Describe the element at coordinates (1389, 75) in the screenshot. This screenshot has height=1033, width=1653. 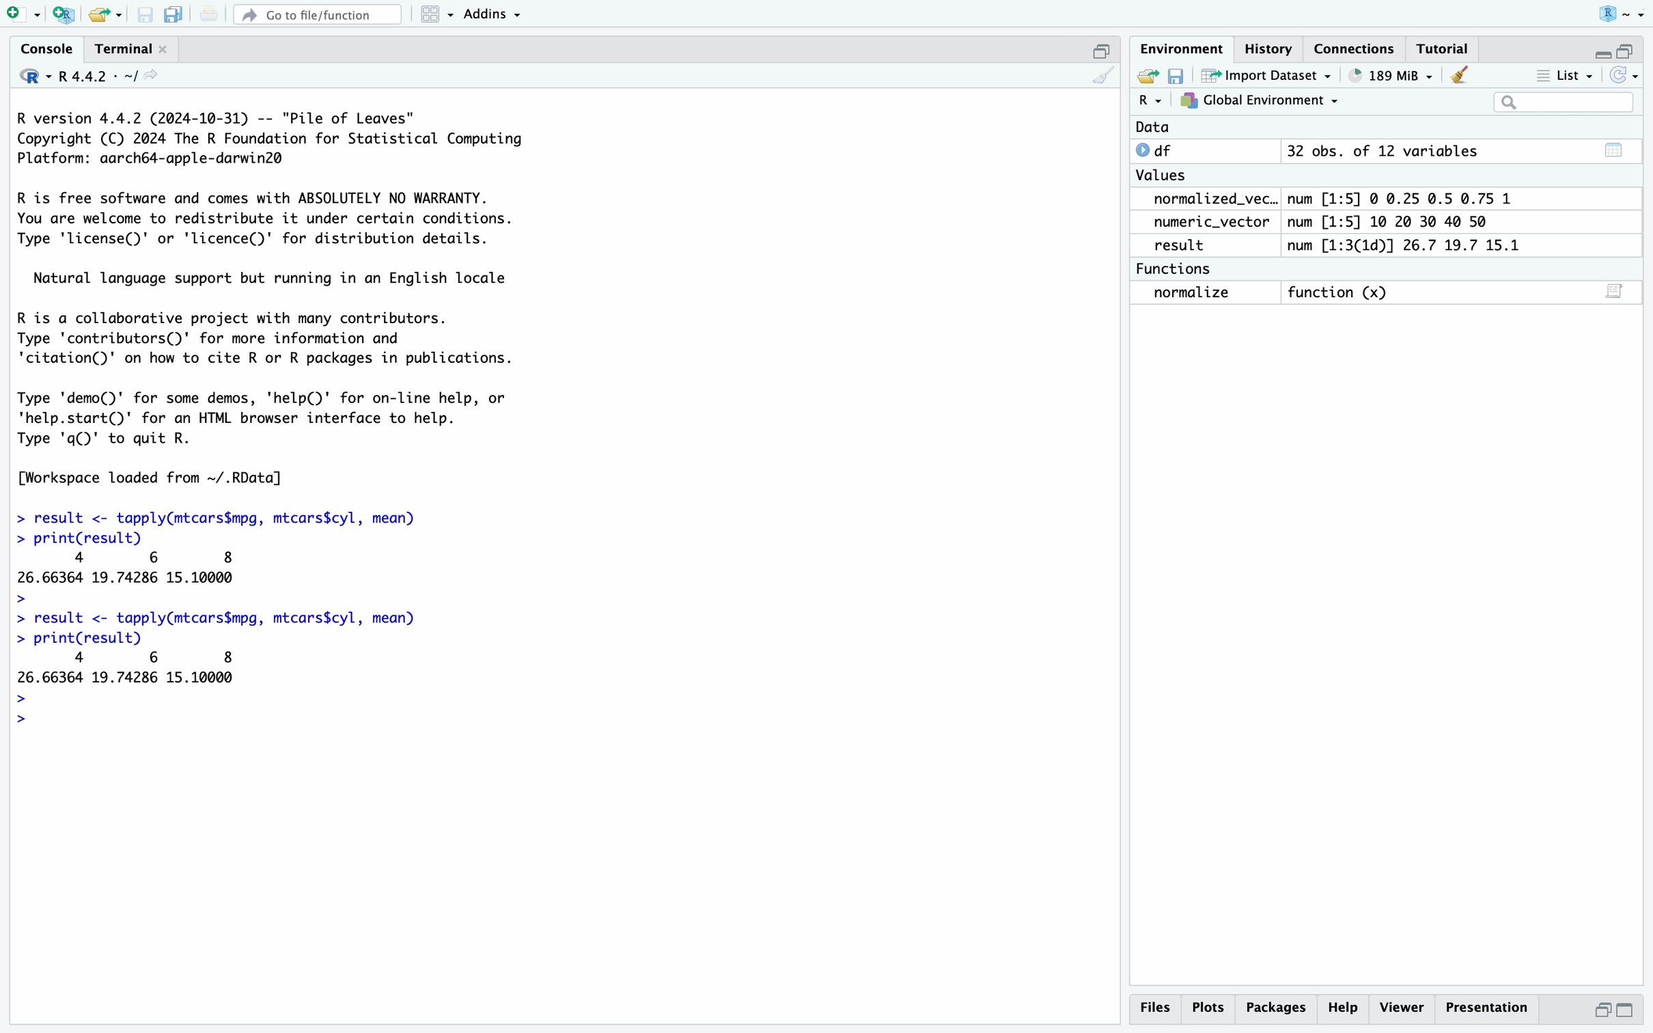
I see `434 MiB` at that location.